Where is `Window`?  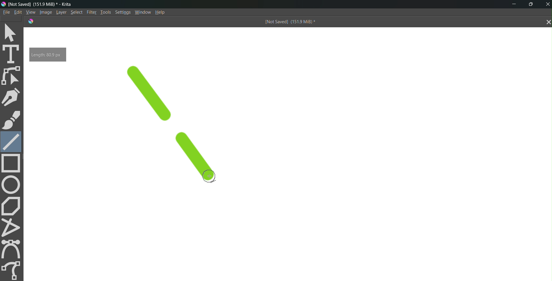 Window is located at coordinates (143, 12).